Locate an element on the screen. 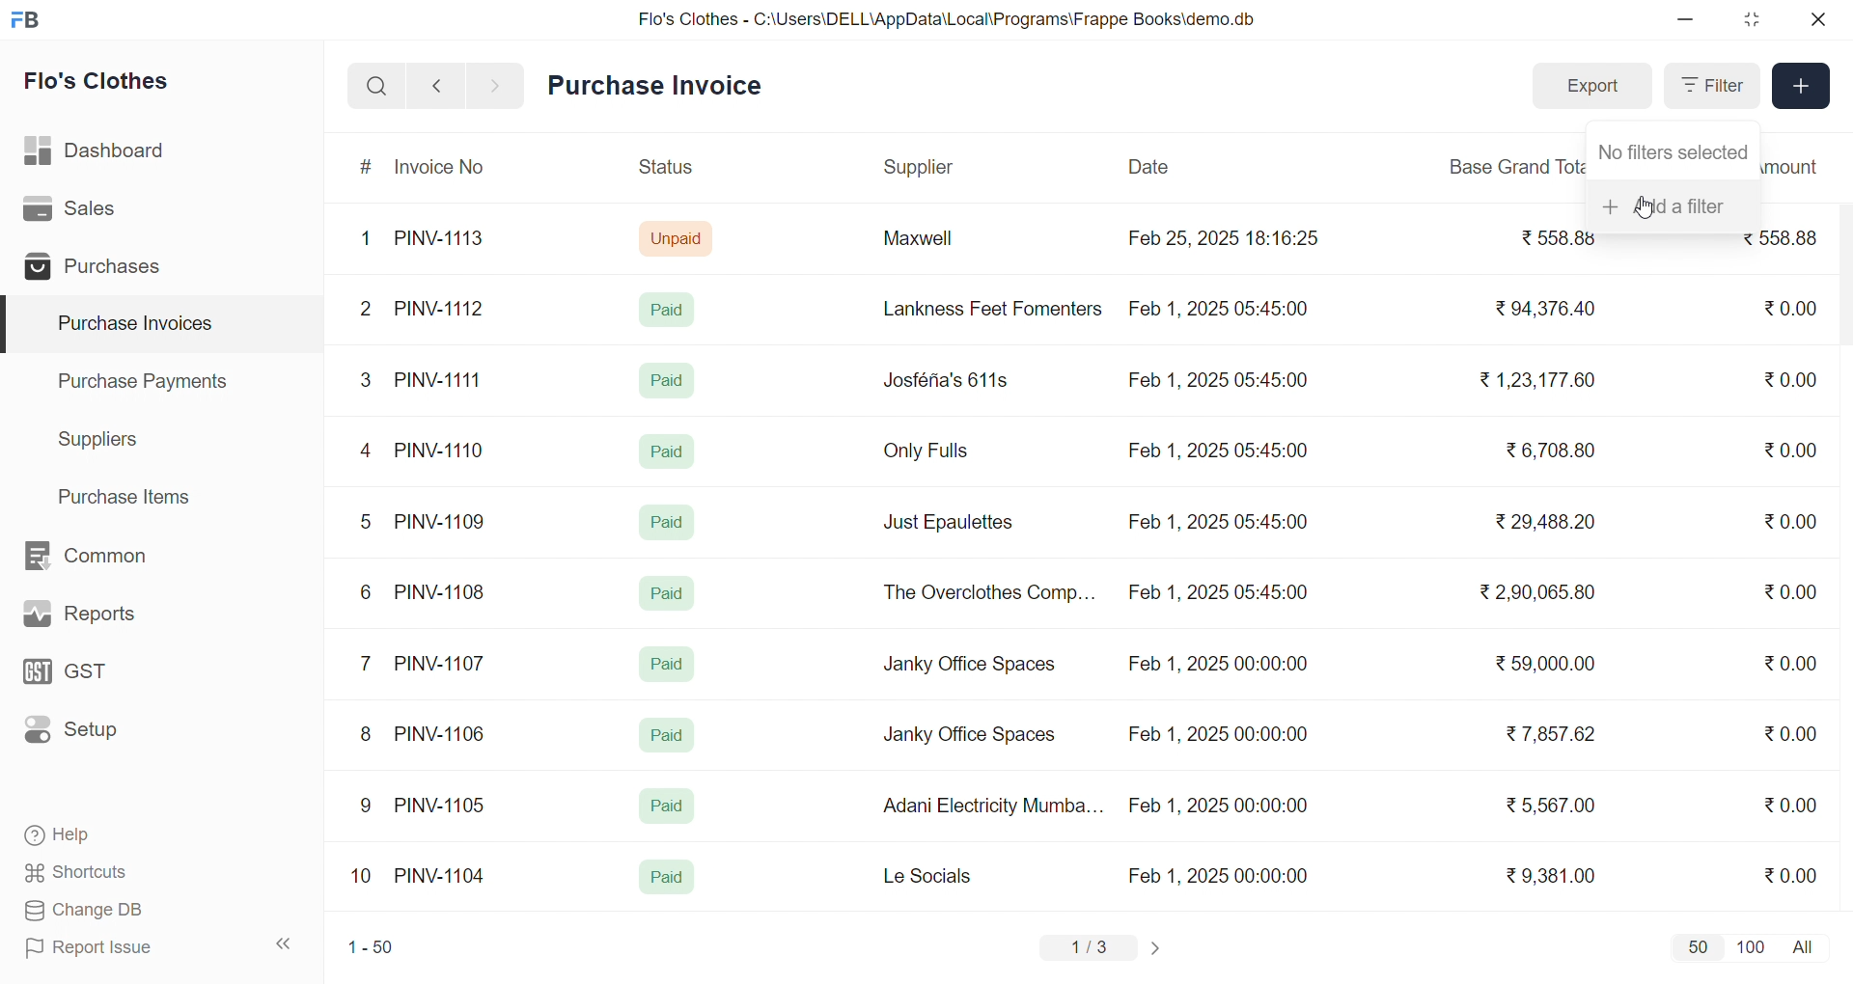  Shortcuts is located at coordinates (122, 873).